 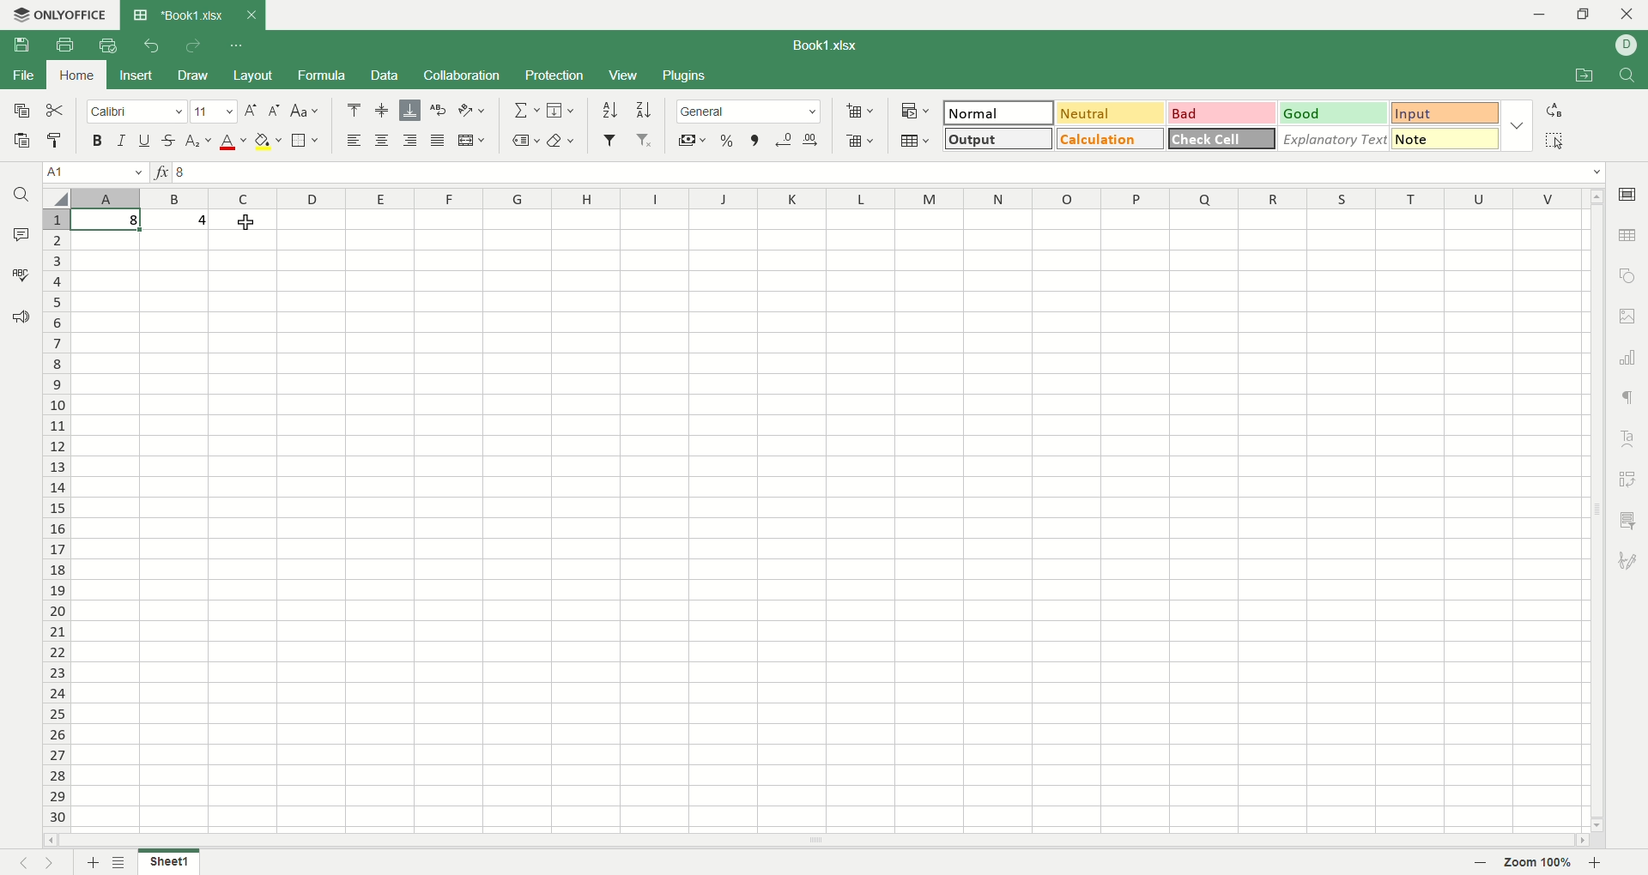 What do you see at coordinates (137, 112) in the screenshot?
I see `font name` at bounding box center [137, 112].